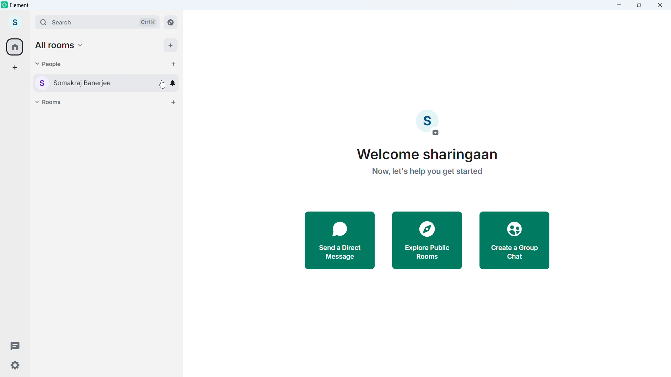  What do you see at coordinates (162, 83) in the screenshot?
I see `Conversation options ` at bounding box center [162, 83].